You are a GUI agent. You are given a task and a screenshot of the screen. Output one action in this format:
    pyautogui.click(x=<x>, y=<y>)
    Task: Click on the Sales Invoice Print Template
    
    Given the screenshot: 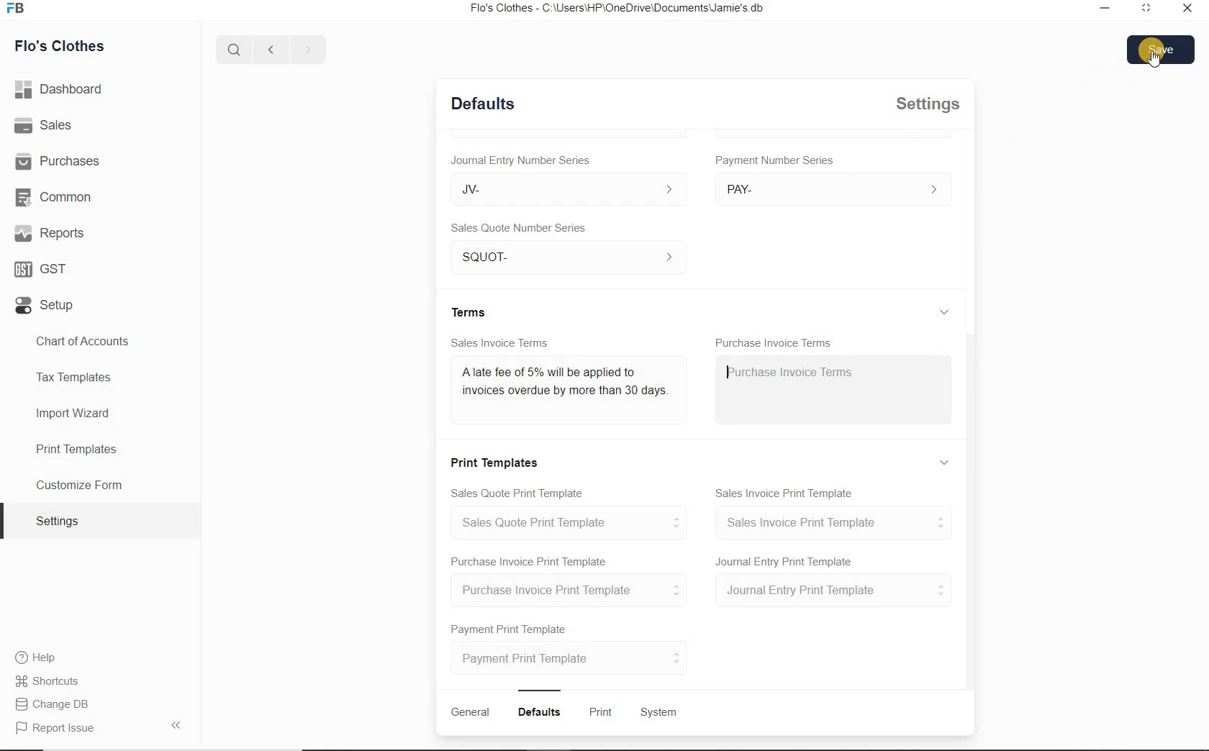 What is the action you would take?
    pyautogui.click(x=787, y=491)
    